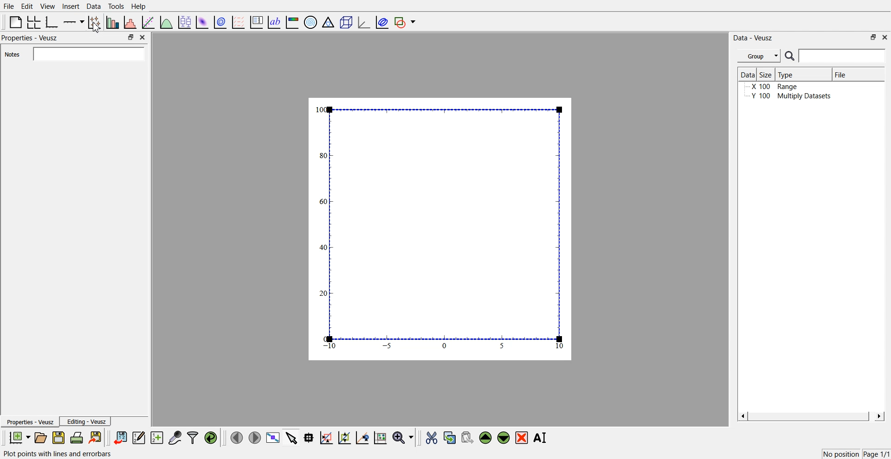 This screenshot has height=459, width=891. Describe the element at coordinates (220, 23) in the screenshot. I see `plot a 2d data set as contour` at that location.